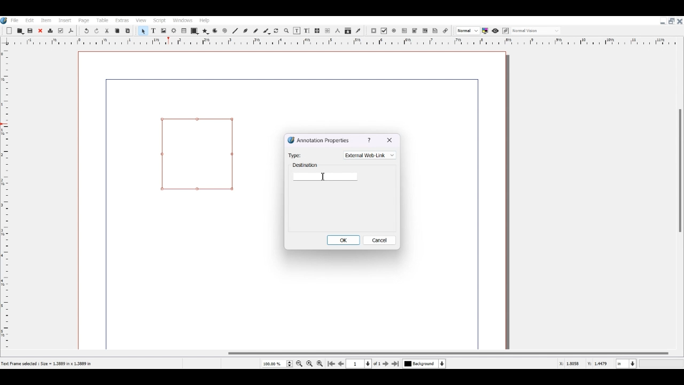 The width and height of the screenshot is (684, 385). What do you see at coordinates (183, 20) in the screenshot?
I see `Windows` at bounding box center [183, 20].